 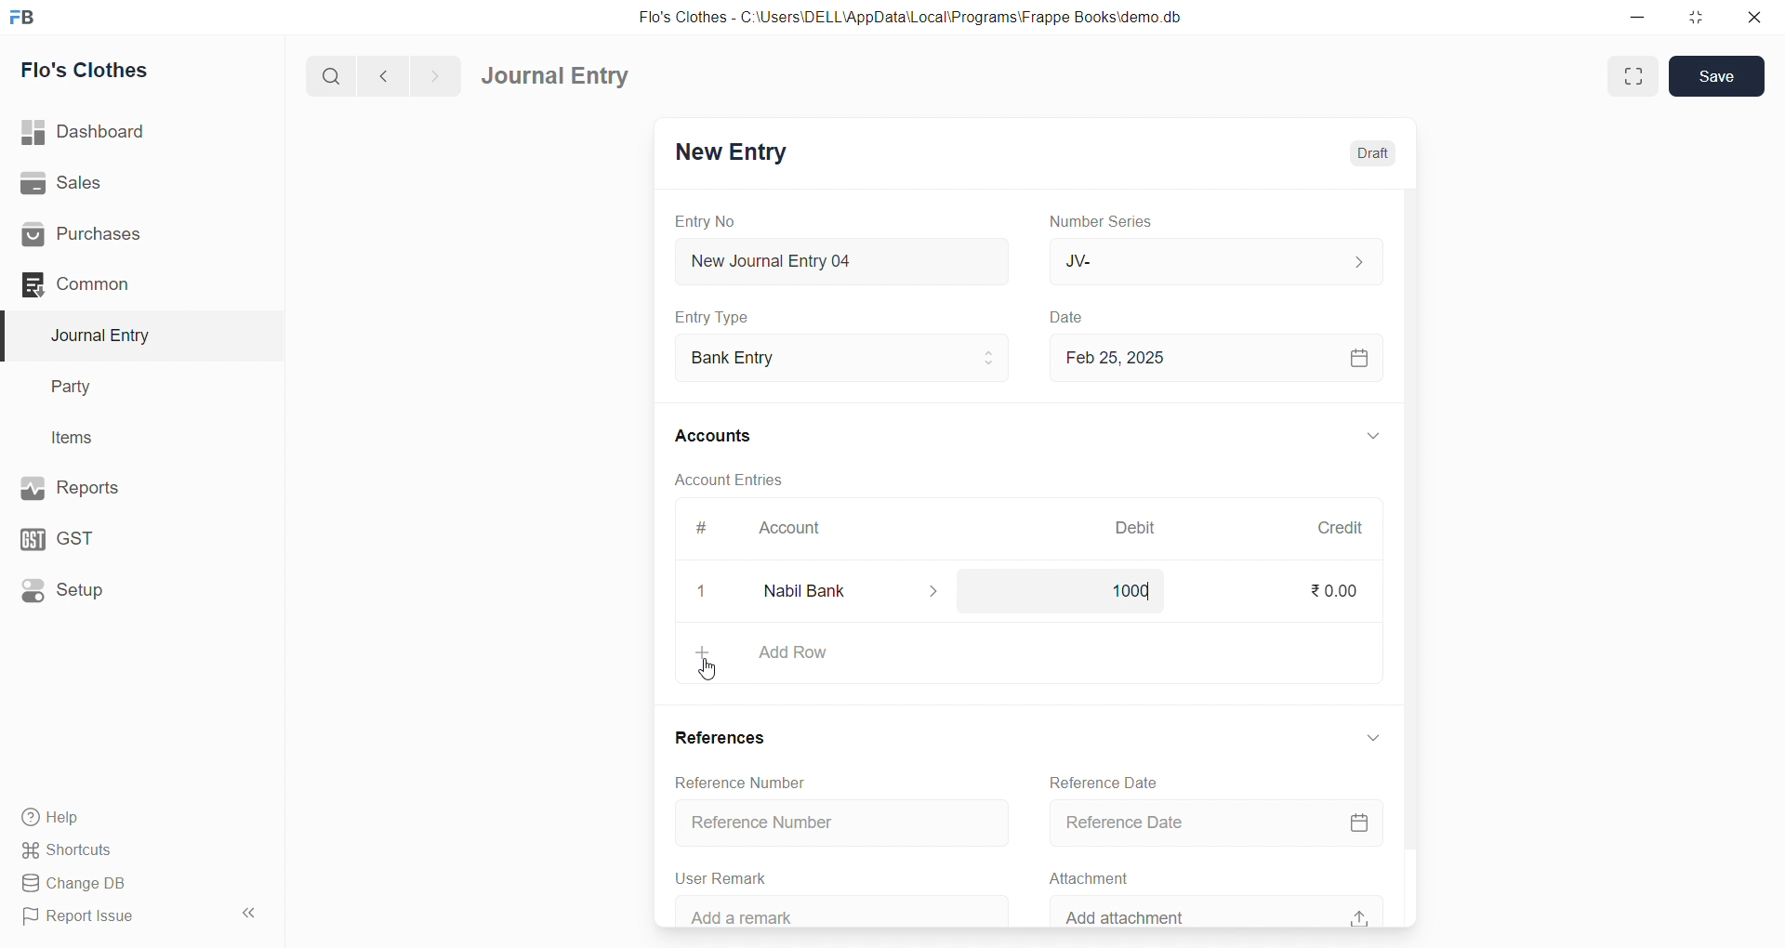 I want to click on Feb 25, 2025, so click(x=1212, y=357).